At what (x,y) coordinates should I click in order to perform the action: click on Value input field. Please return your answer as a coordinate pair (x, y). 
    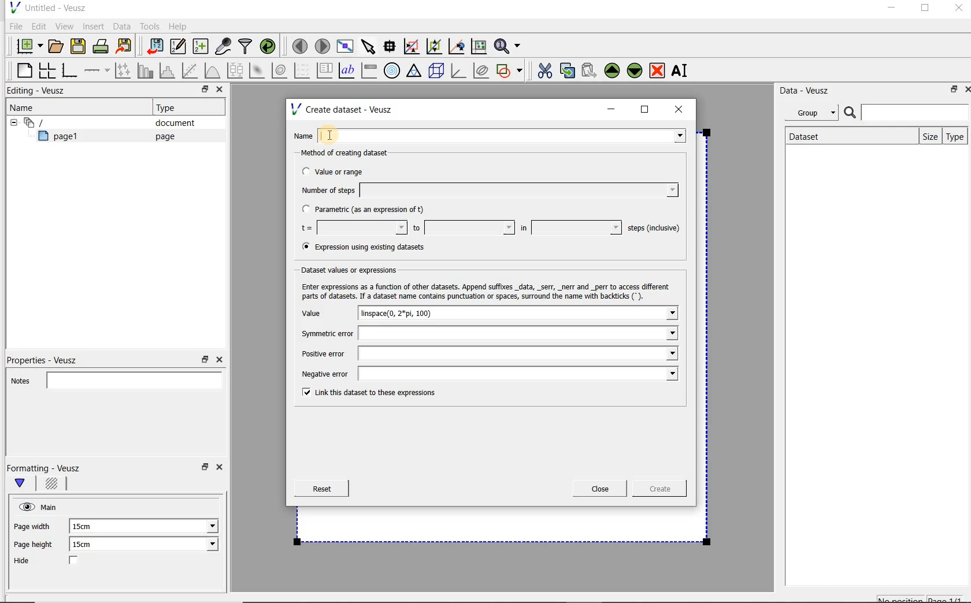
    Looking at the image, I should click on (572, 313).